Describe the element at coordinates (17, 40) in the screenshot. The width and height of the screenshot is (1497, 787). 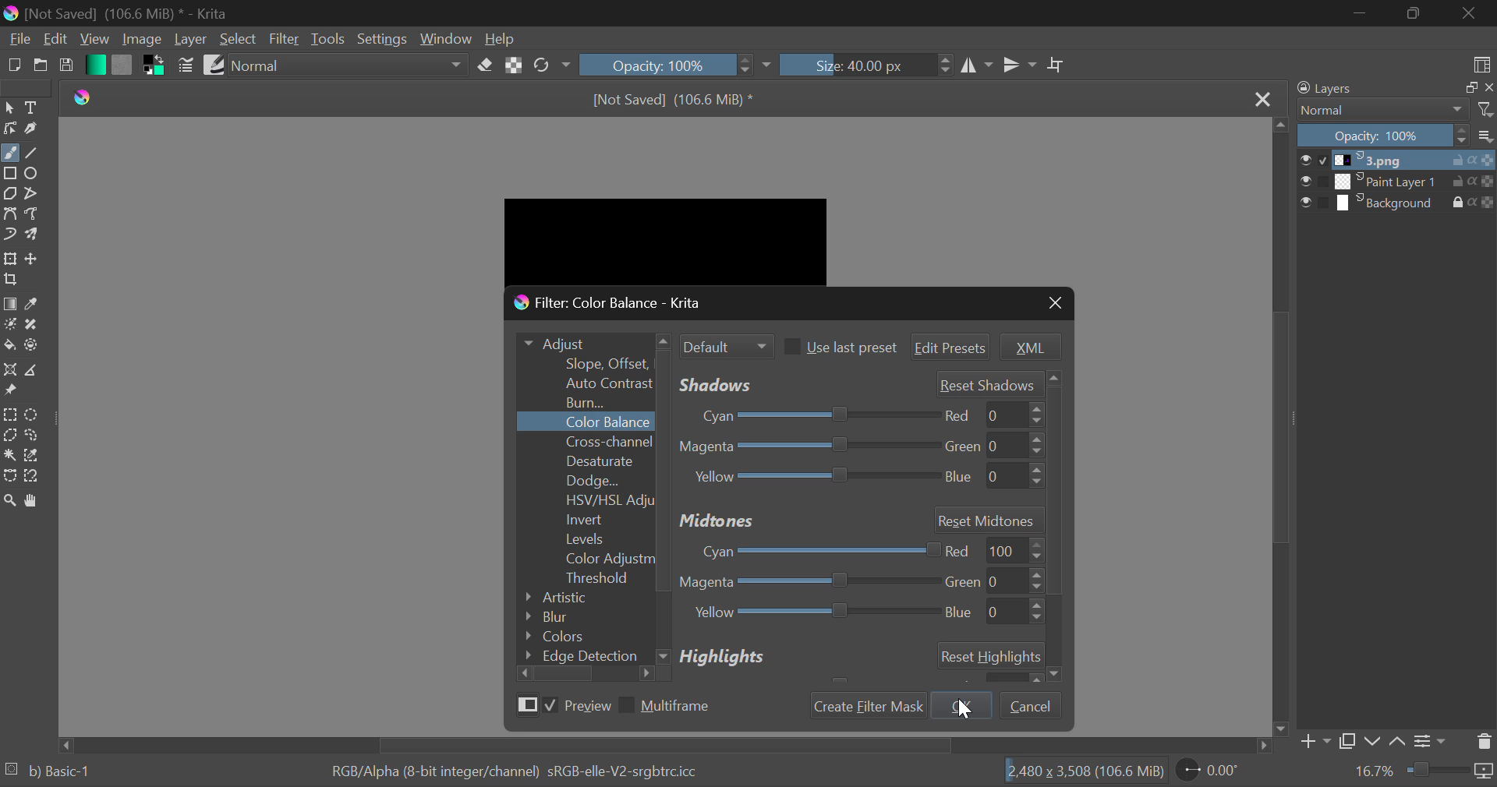
I see `File` at that location.